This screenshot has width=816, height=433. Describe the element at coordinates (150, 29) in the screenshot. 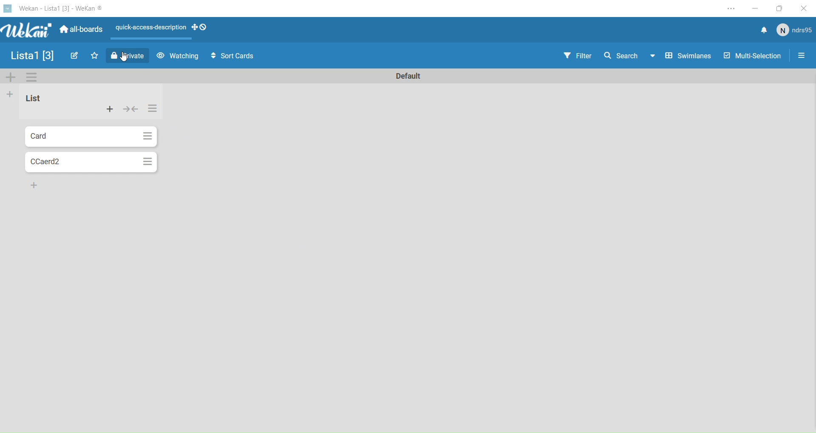

I see `QuickAcccesdescription` at that location.